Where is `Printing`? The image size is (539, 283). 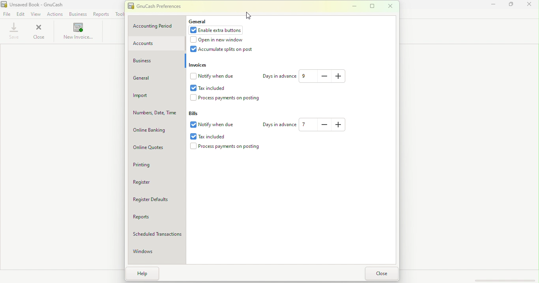 Printing is located at coordinates (158, 164).